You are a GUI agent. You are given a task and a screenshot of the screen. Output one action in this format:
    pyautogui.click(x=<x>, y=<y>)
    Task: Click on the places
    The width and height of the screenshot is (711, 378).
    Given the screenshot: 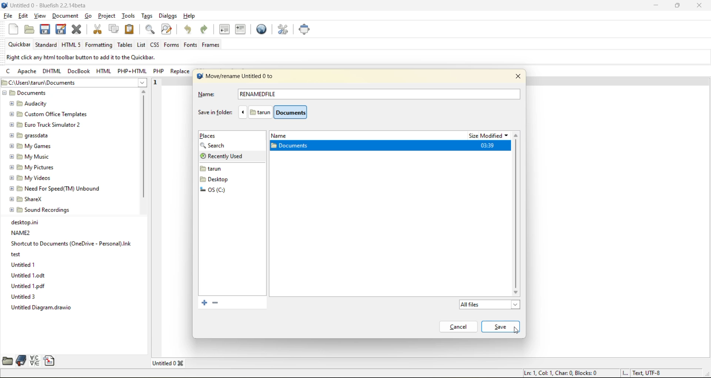 What is the action you would take?
    pyautogui.click(x=212, y=136)
    